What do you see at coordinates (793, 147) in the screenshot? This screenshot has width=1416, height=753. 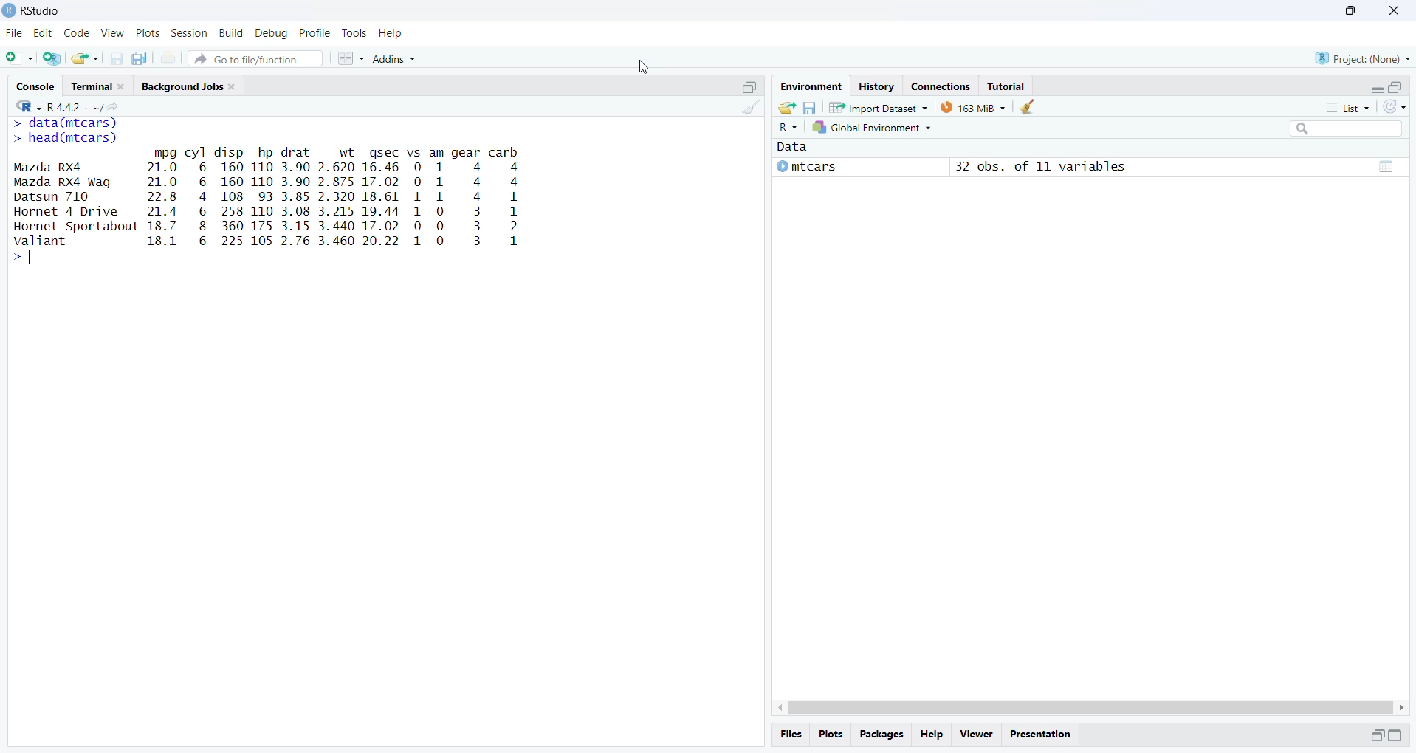 I see `Data` at bounding box center [793, 147].